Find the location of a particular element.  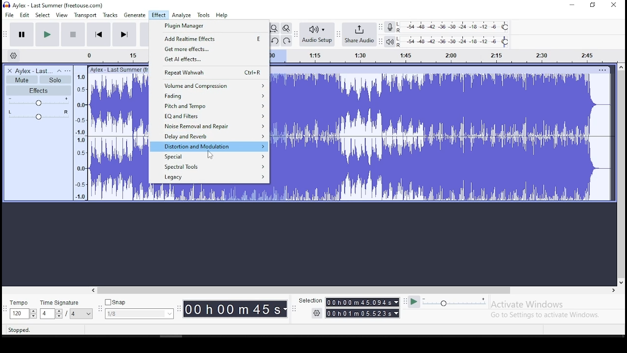

scroll bar is located at coordinates (621, 175).